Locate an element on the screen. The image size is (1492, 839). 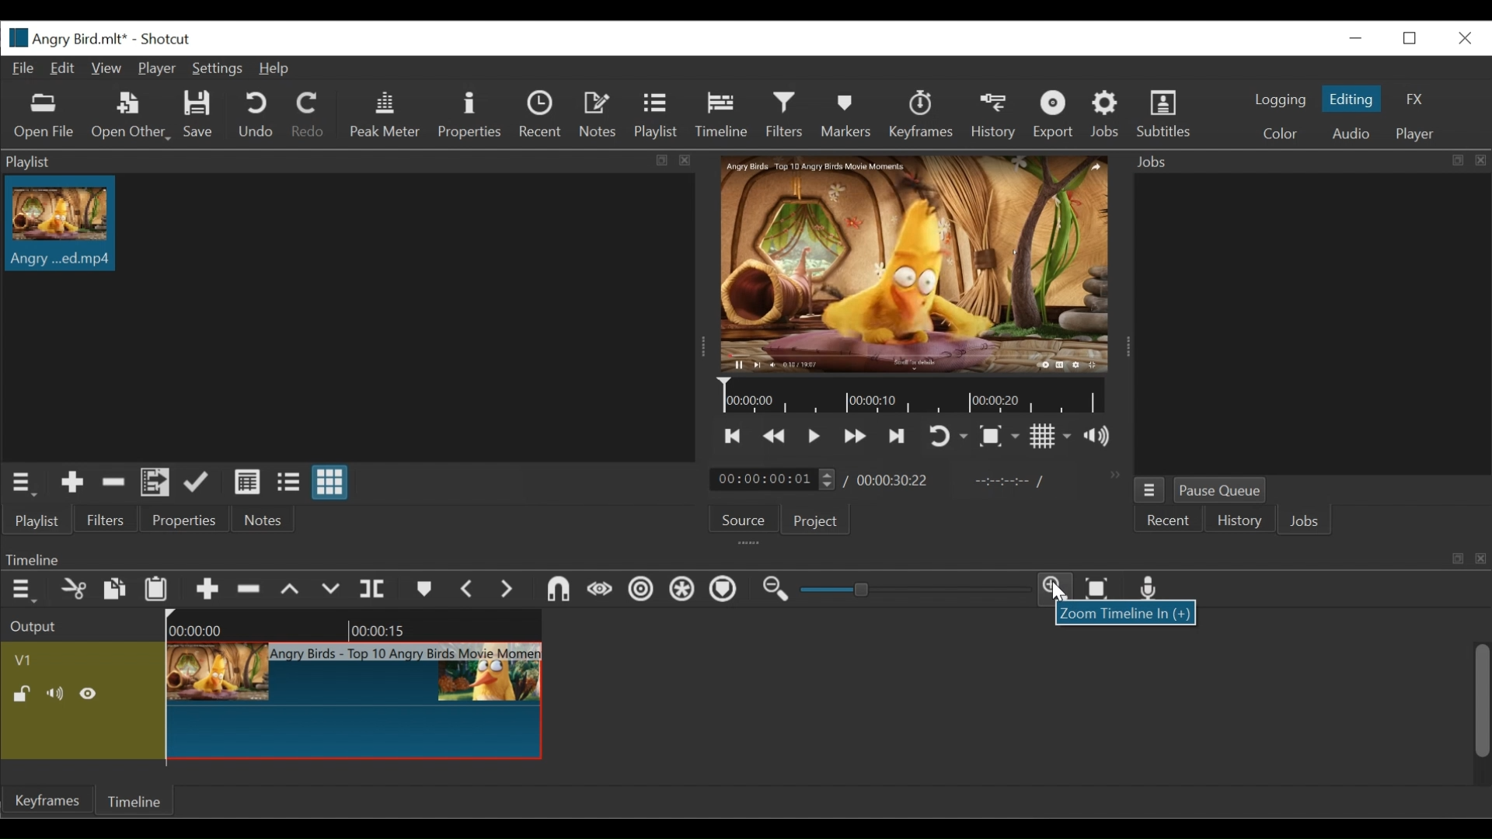
(un)lock track is located at coordinates (24, 695).